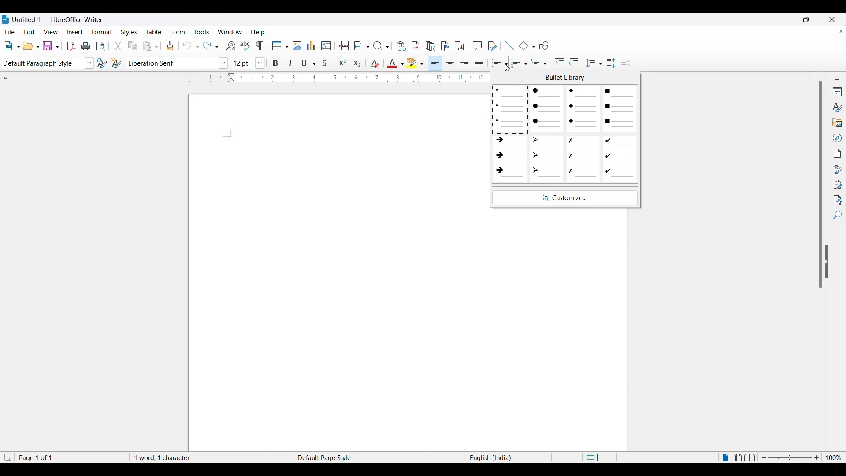 This screenshot has height=476, width=846. Describe the element at coordinates (152, 46) in the screenshot. I see `paste` at that location.